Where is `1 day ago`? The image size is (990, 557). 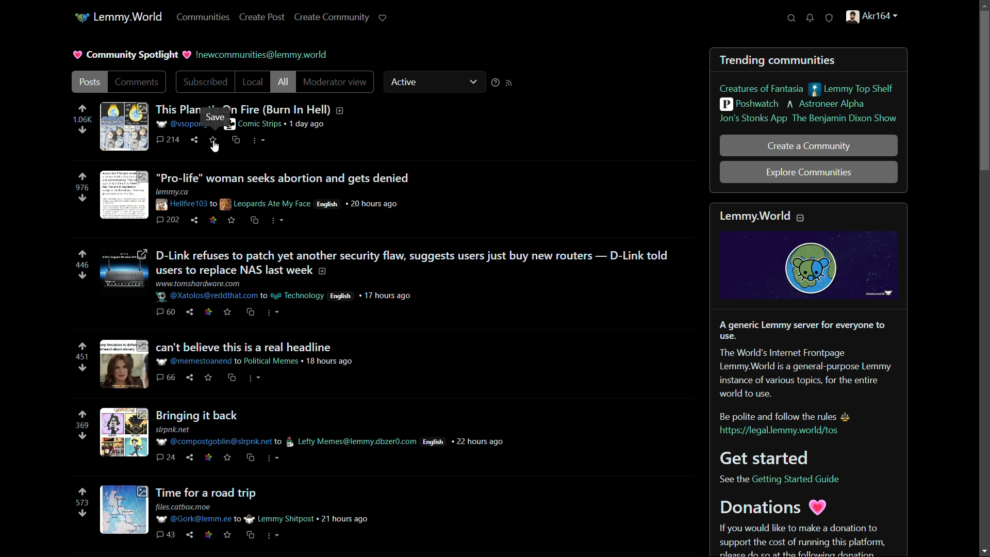 1 day ago is located at coordinates (308, 124).